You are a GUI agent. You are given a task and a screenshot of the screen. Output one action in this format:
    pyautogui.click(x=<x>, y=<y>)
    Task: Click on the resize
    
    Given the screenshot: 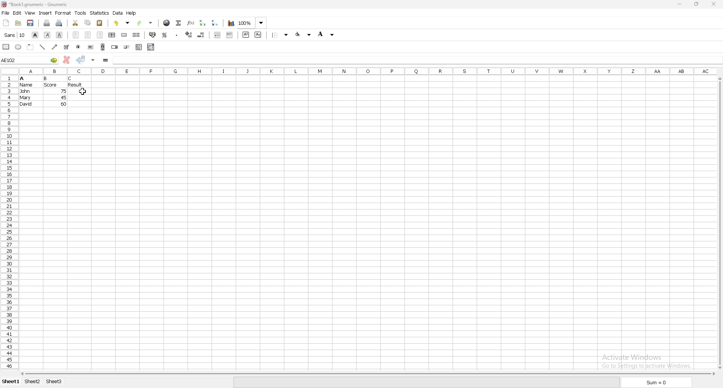 What is the action you would take?
    pyautogui.click(x=698, y=4)
    